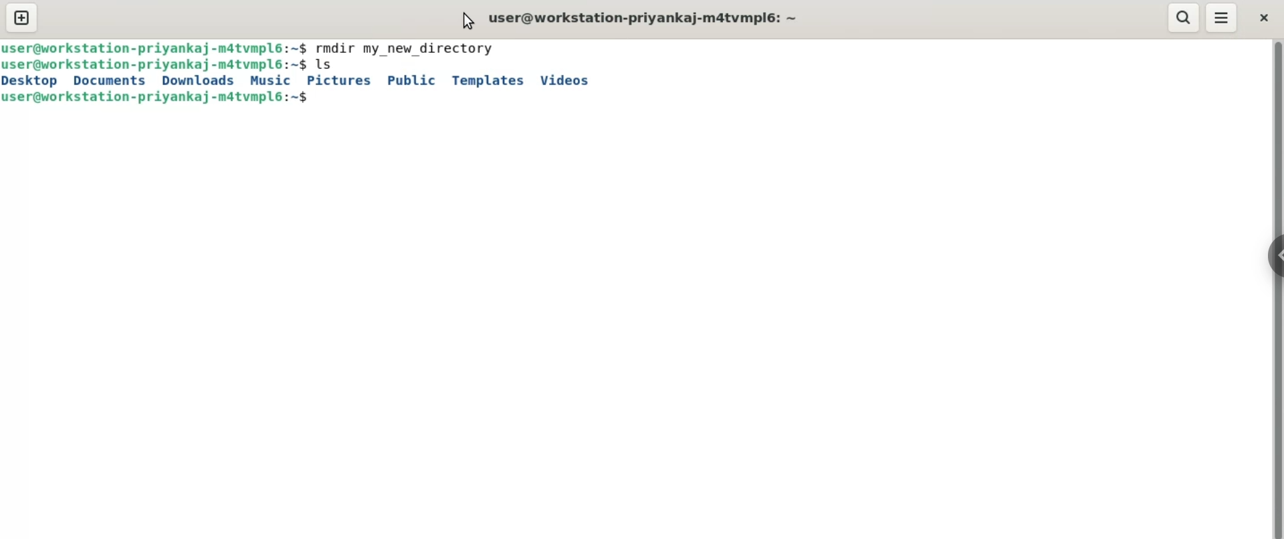 This screenshot has width=1284, height=539. I want to click on menu, so click(1222, 18).